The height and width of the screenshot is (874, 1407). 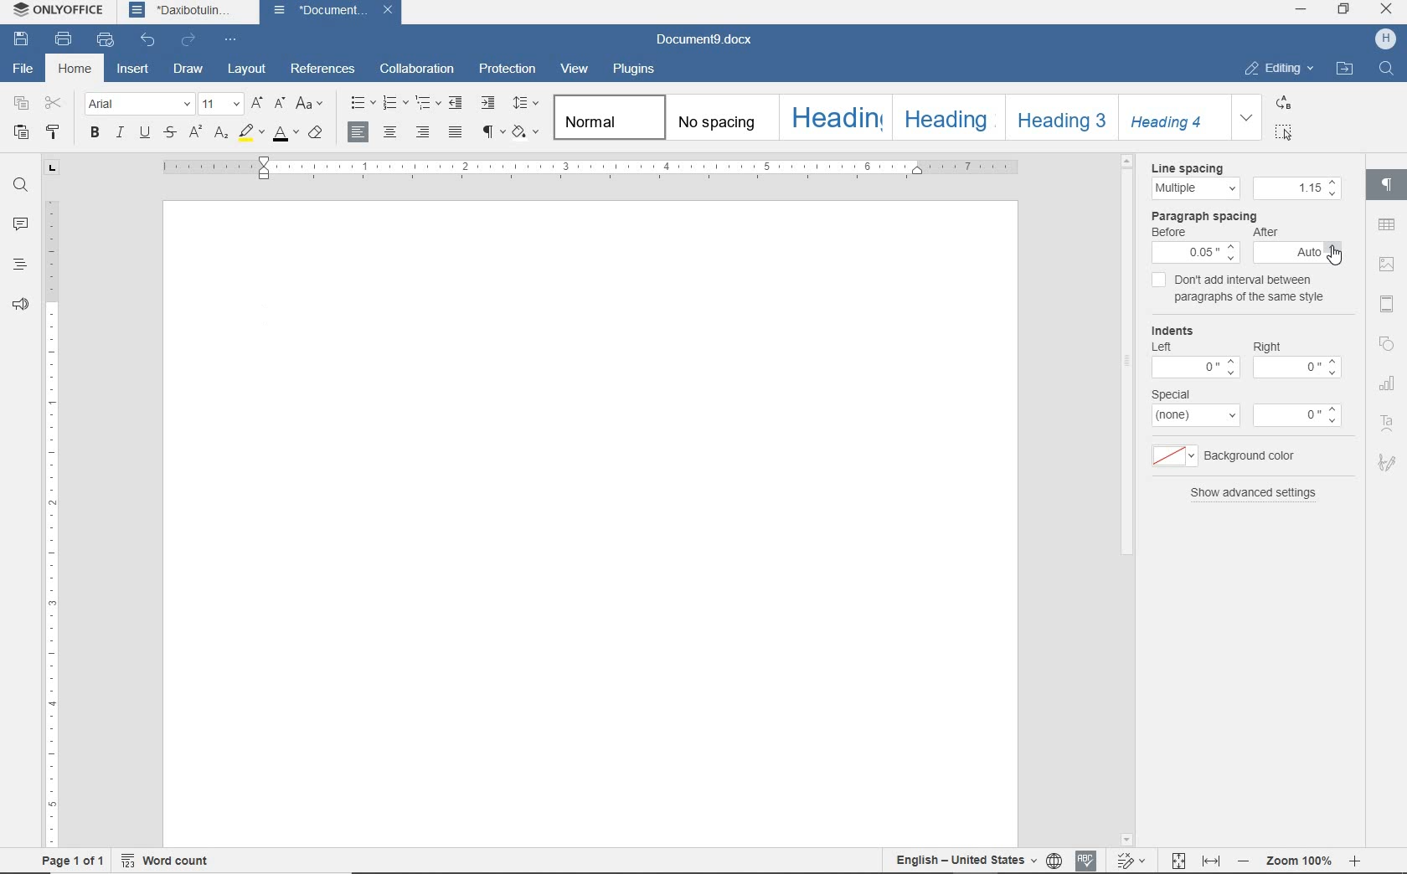 What do you see at coordinates (232, 40) in the screenshot?
I see `customize quick access toolbar` at bounding box center [232, 40].